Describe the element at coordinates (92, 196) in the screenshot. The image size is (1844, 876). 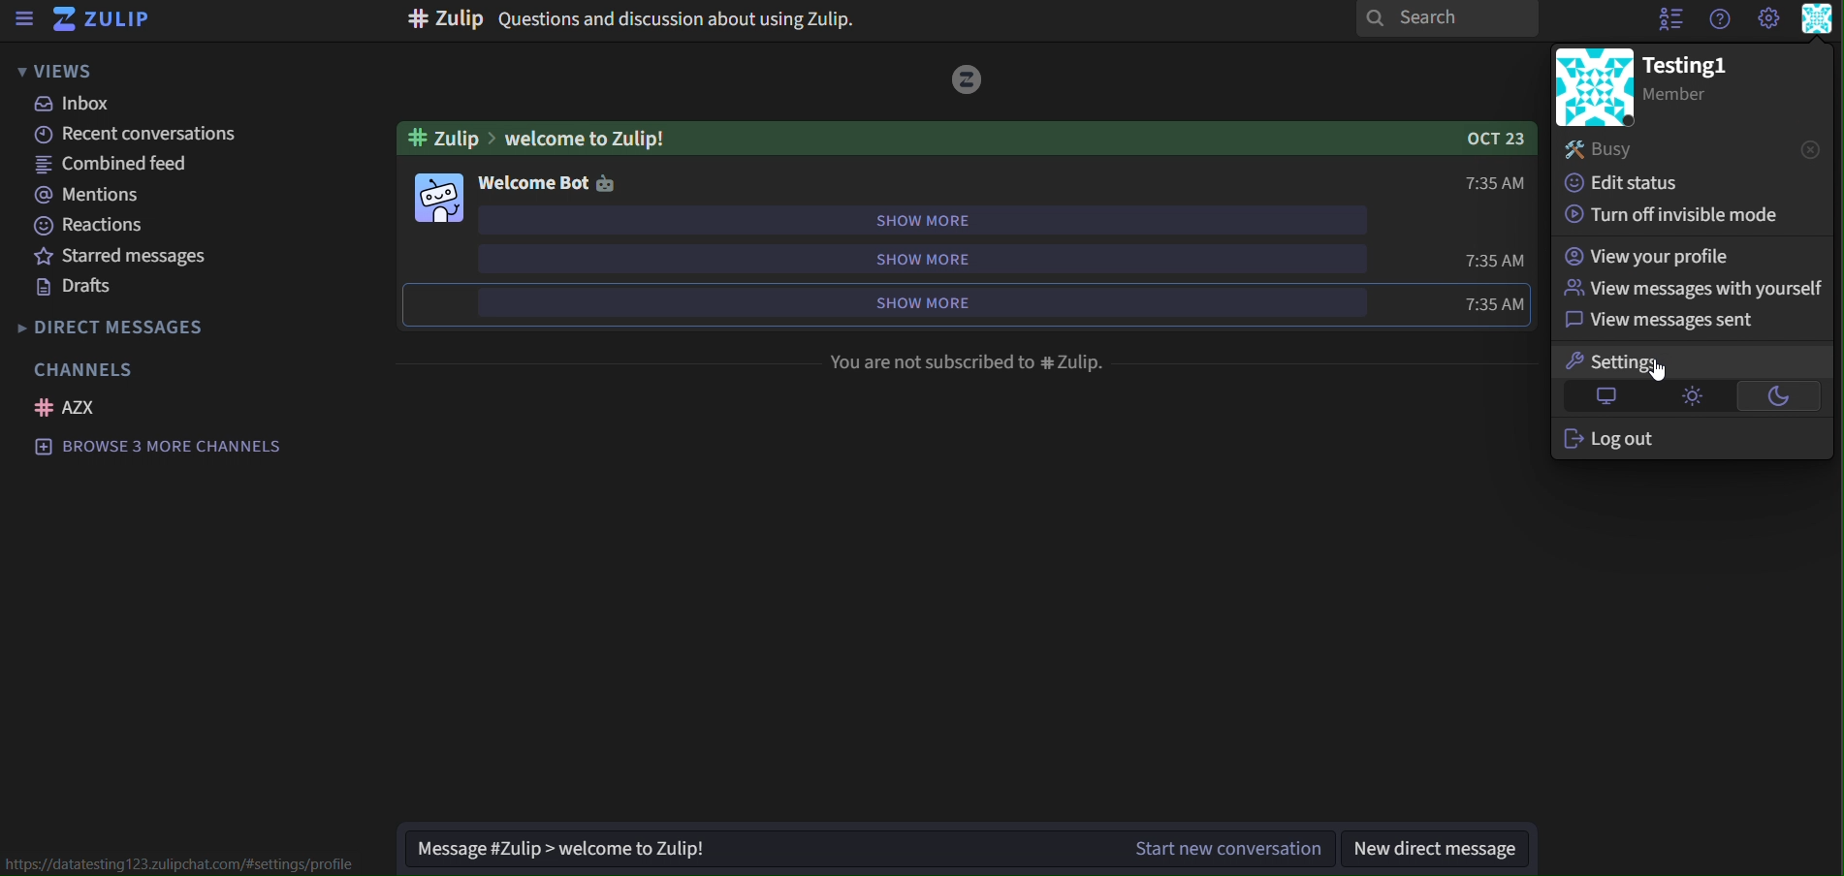
I see `mentions` at that location.